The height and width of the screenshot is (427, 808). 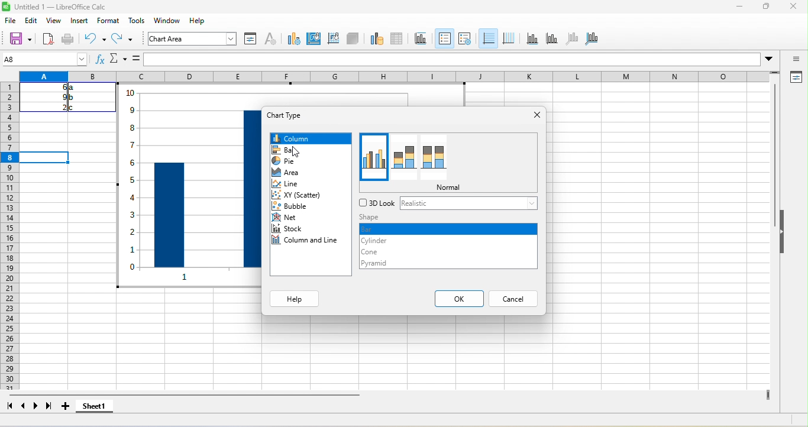 What do you see at coordinates (382, 241) in the screenshot?
I see `cylinder` at bounding box center [382, 241].